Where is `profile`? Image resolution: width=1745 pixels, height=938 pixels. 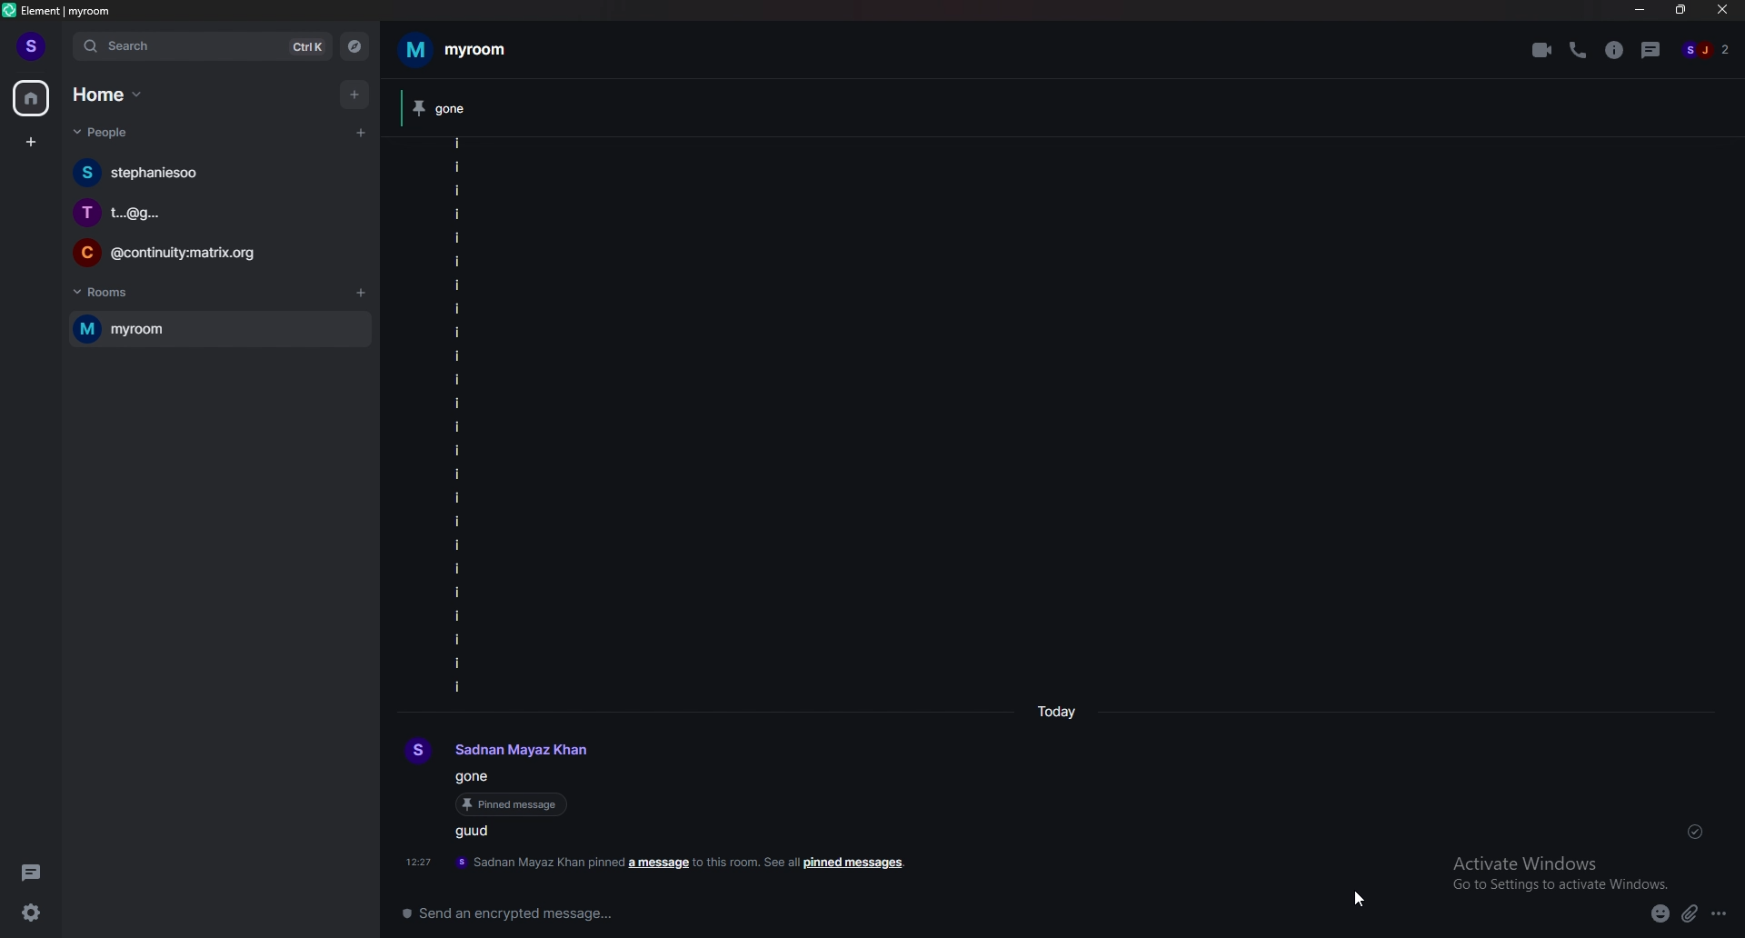 profile is located at coordinates (35, 47).